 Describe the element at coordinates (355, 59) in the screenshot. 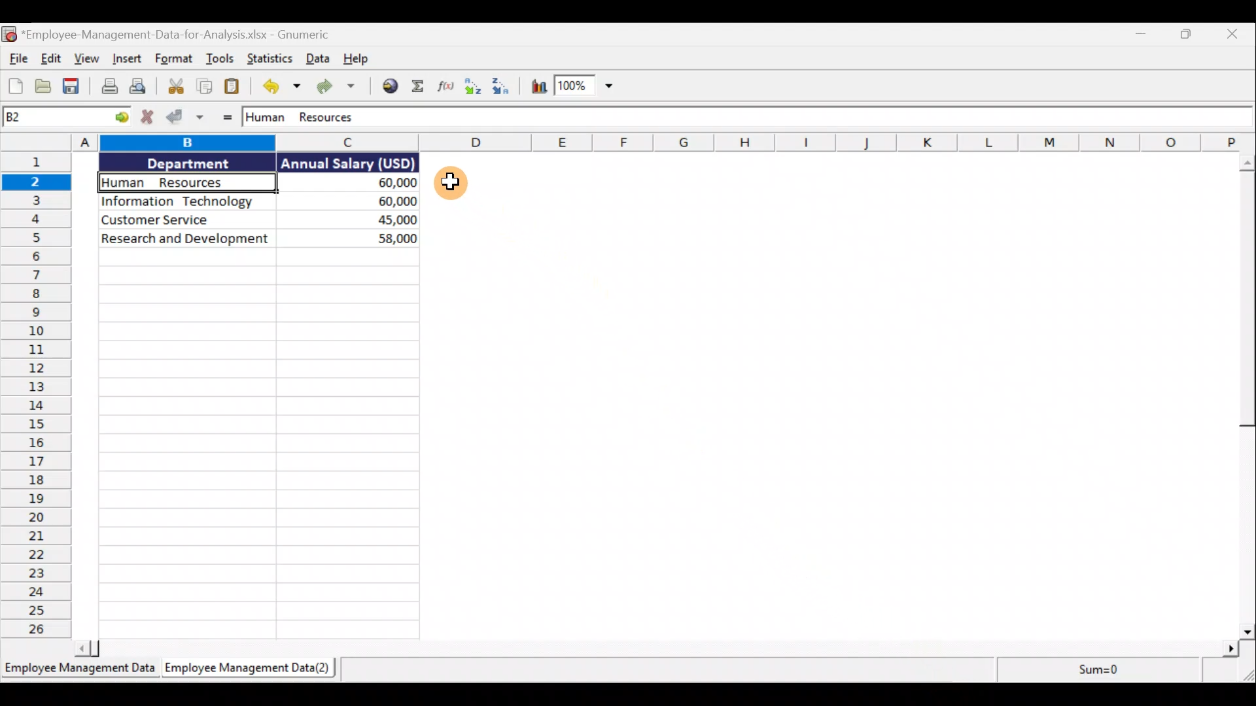

I see `Help` at that location.